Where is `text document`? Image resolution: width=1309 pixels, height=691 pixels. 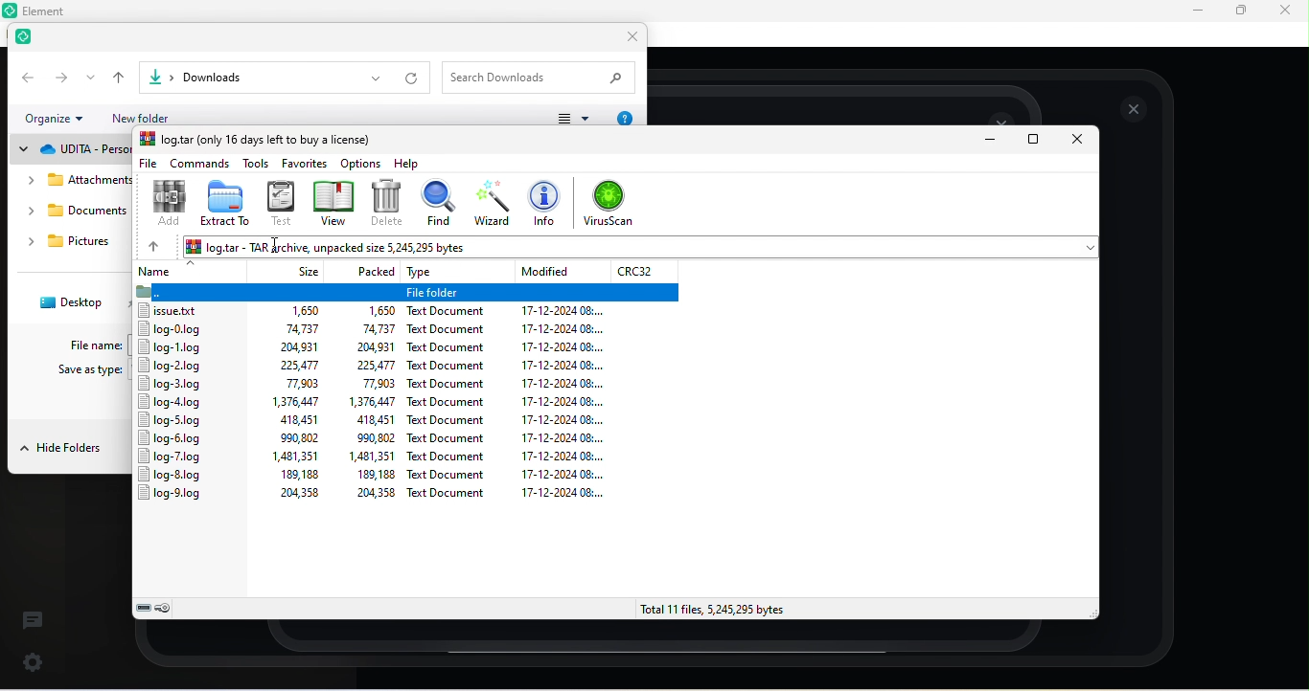 text document is located at coordinates (449, 347).